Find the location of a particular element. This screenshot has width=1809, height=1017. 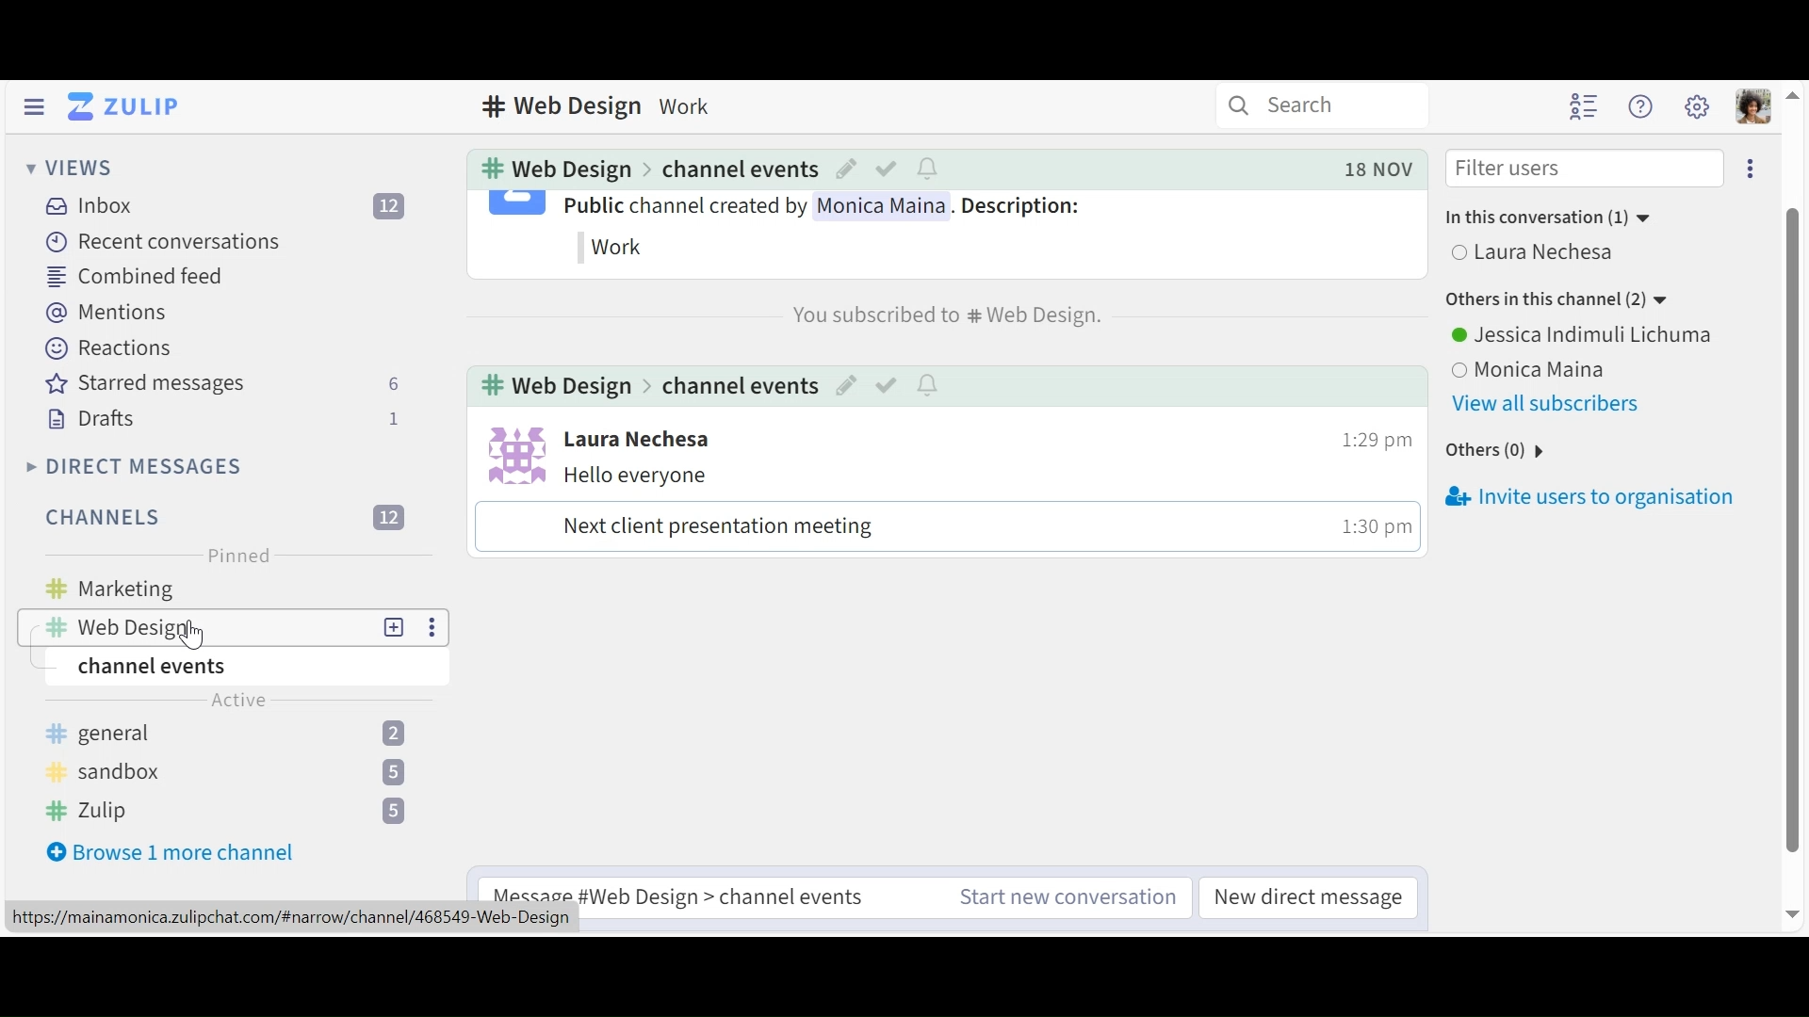

Channel events is located at coordinates (738, 169).